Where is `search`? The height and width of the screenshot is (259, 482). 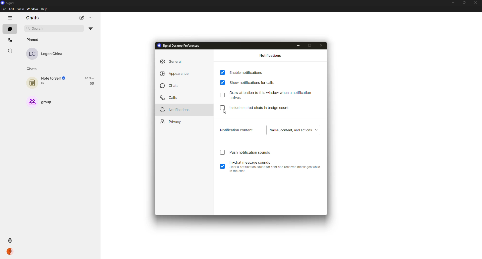 search is located at coordinates (38, 28).